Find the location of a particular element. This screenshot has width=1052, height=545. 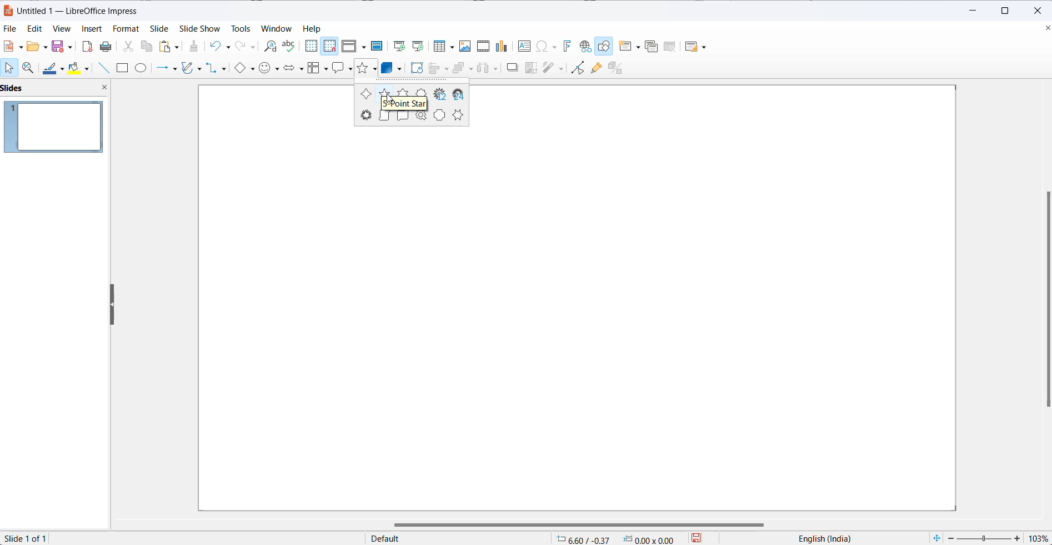

resize is located at coordinates (113, 305).